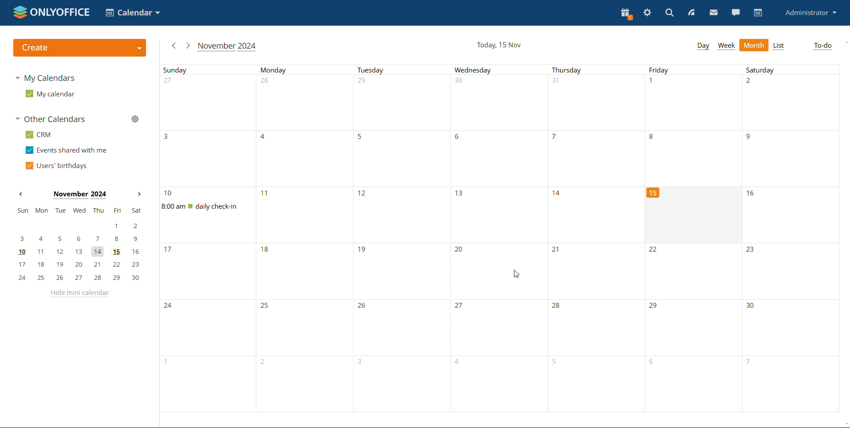 The width and height of the screenshot is (850, 428). Describe the element at coordinates (714, 12) in the screenshot. I see `mail` at that location.